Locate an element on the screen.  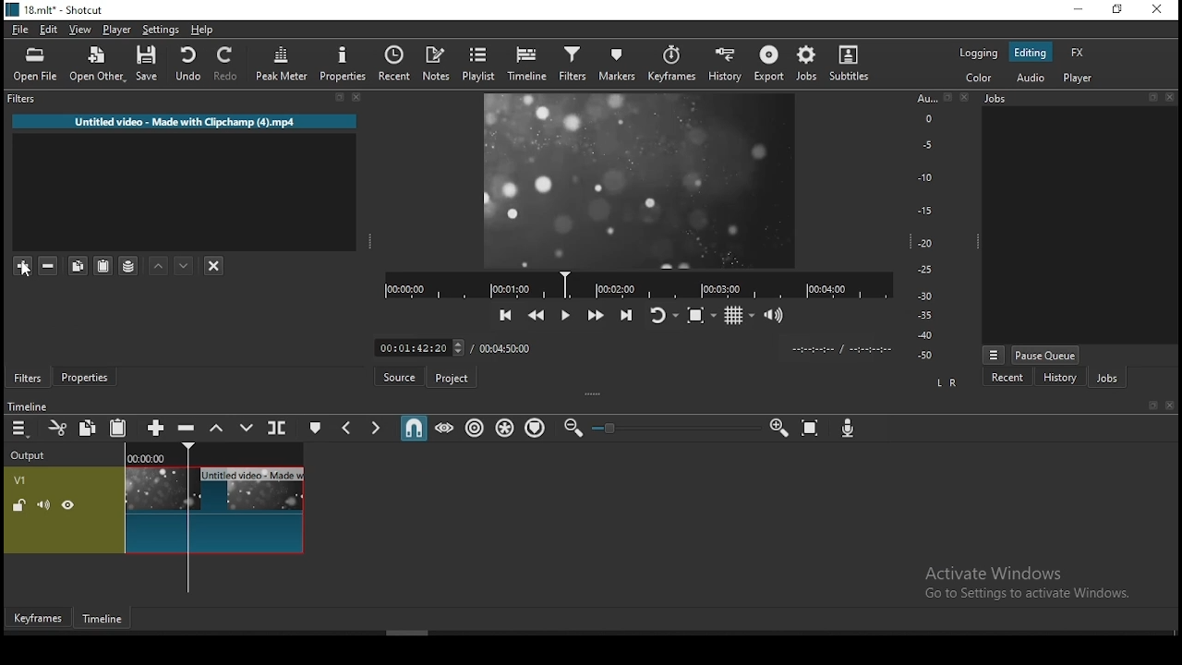
previous marker is located at coordinates (349, 426).